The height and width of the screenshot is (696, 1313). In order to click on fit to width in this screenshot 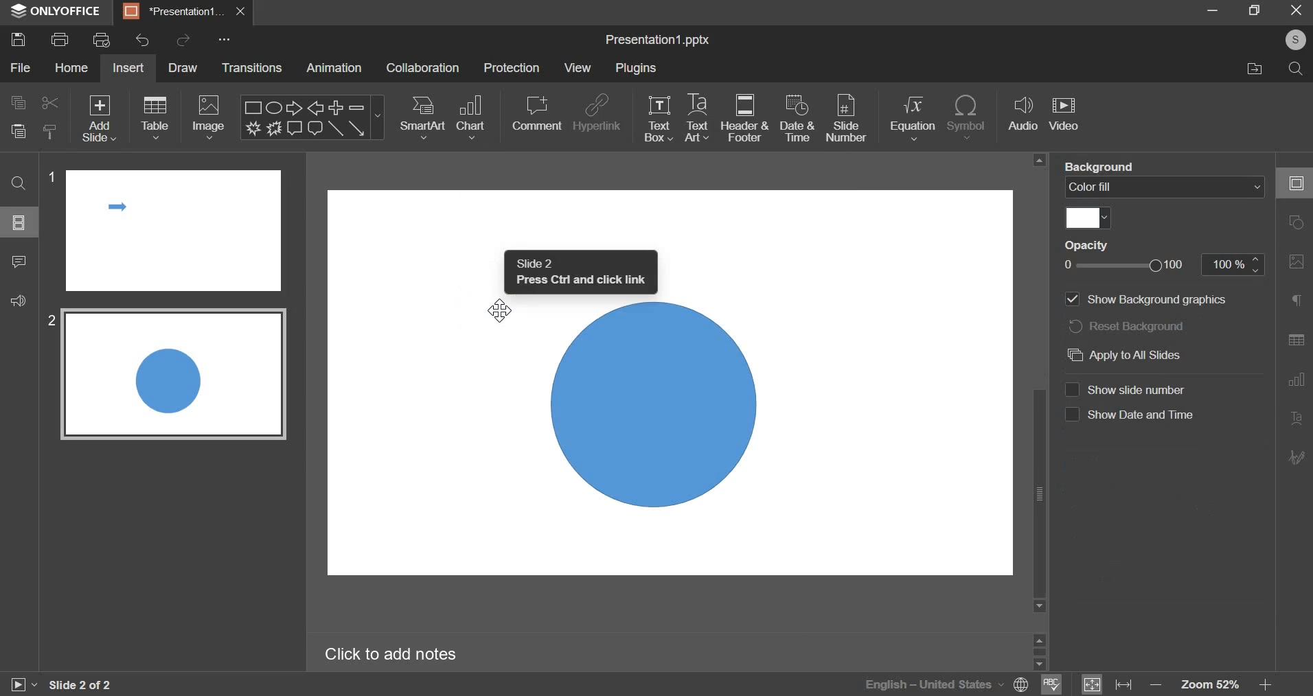, I will do `click(1124, 685)`.